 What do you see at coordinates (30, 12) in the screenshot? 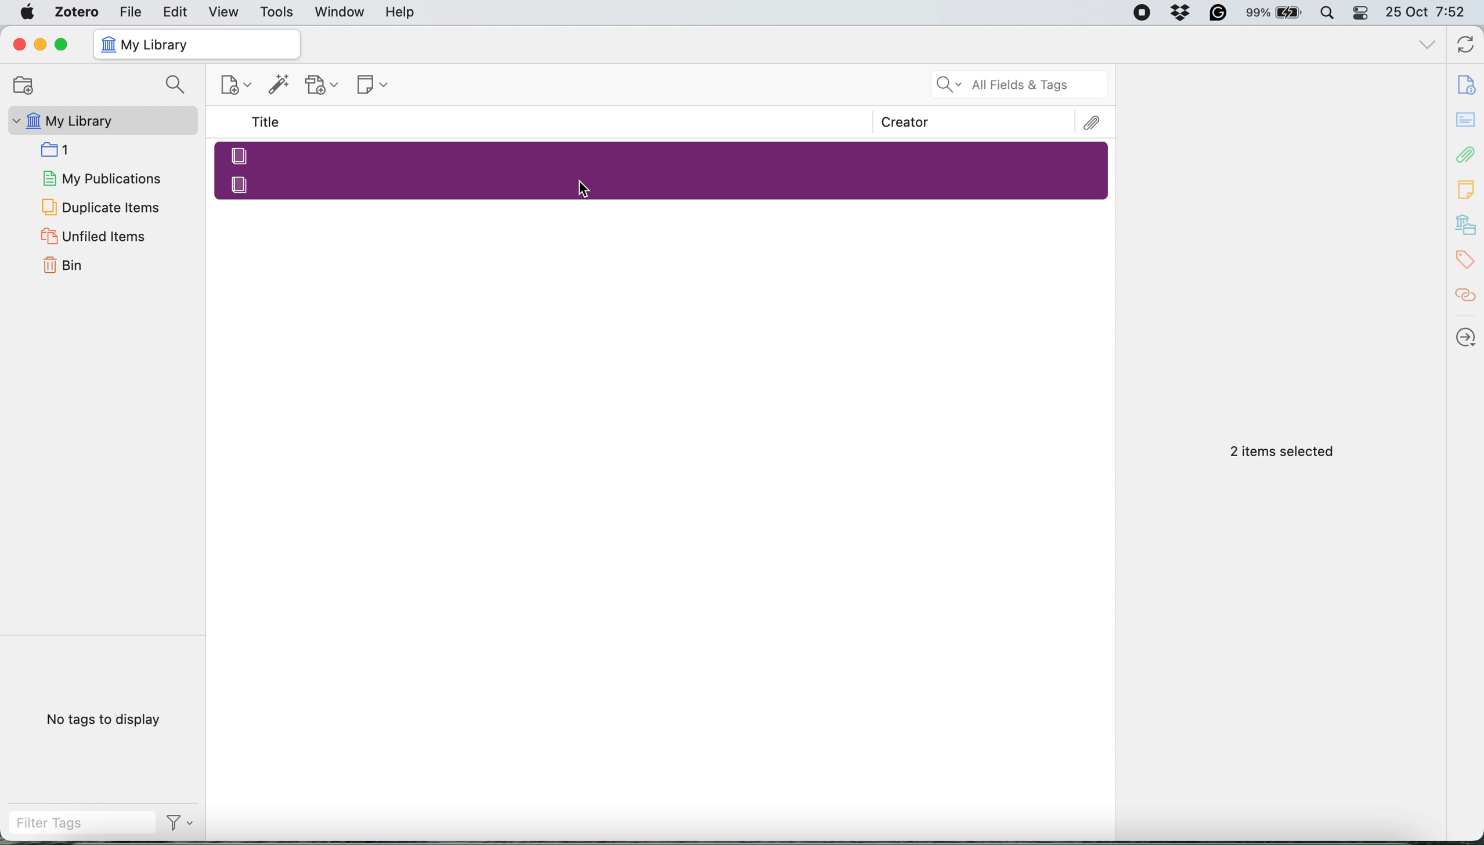
I see `Apple Menu` at bounding box center [30, 12].